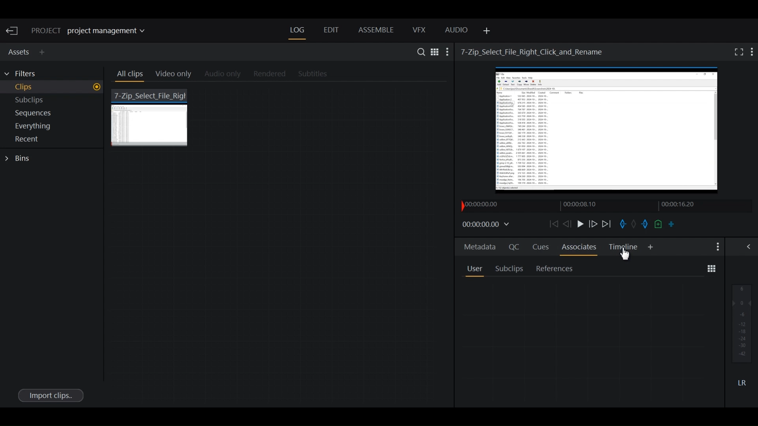 This screenshot has height=426, width=758. What do you see at coordinates (589, 342) in the screenshot?
I see `Quality Control Reports` at bounding box center [589, 342].